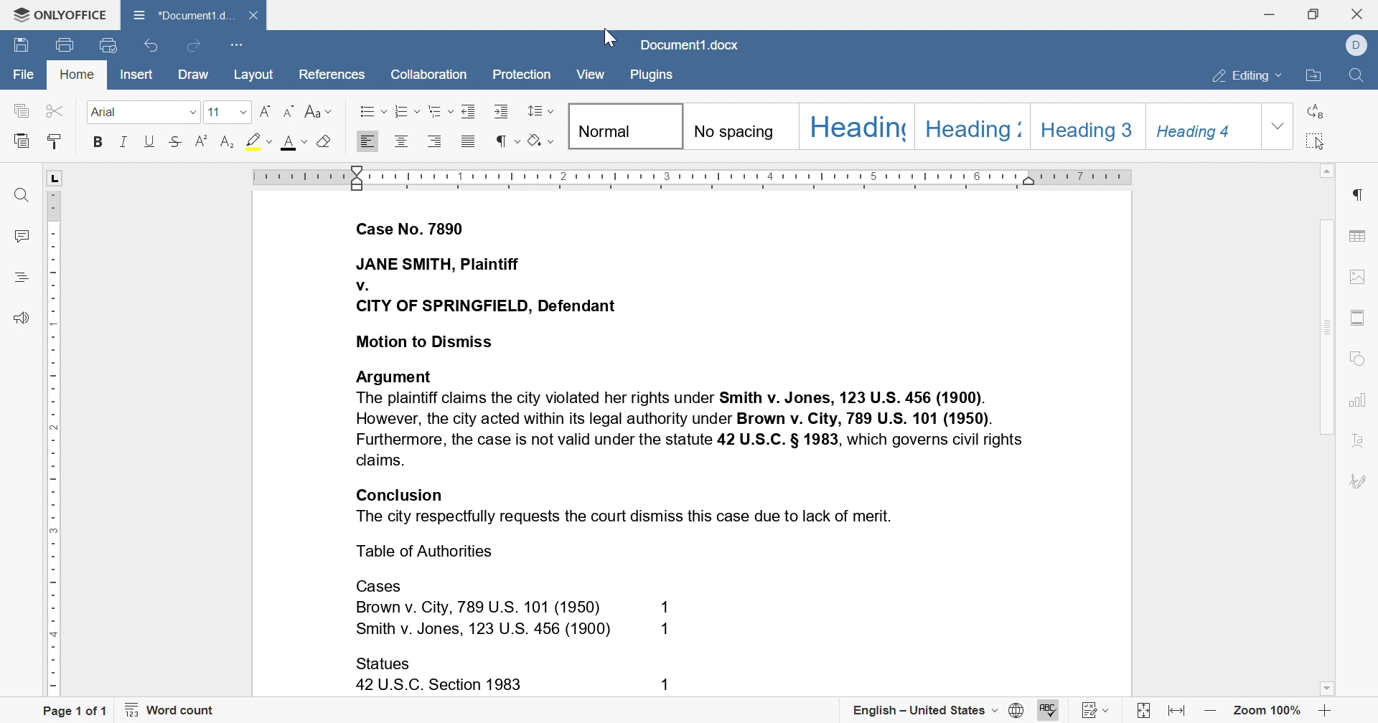 The image size is (1378, 723). Describe the element at coordinates (54, 110) in the screenshot. I see `cut` at that location.